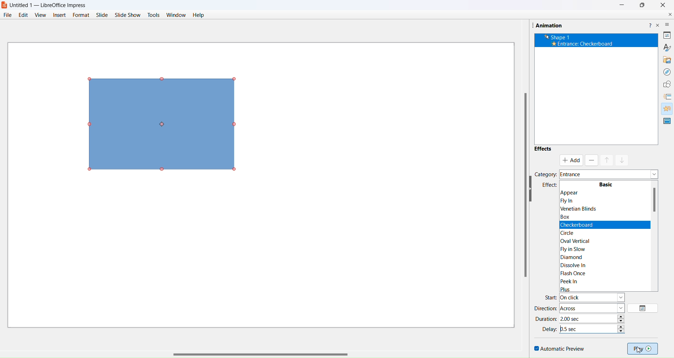 This screenshot has width=674, height=358. Describe the element at coordinates (552, 25) in the screenshot. I see `Animation` at that location.